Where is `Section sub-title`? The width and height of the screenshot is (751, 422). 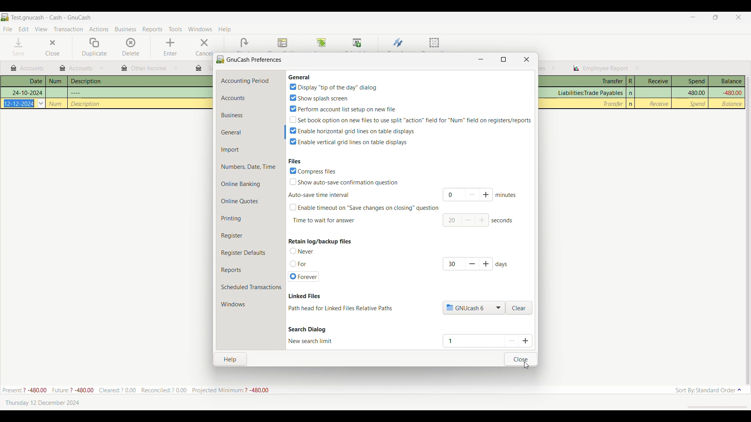 Section sub-title is located at coordinates (318, 195).